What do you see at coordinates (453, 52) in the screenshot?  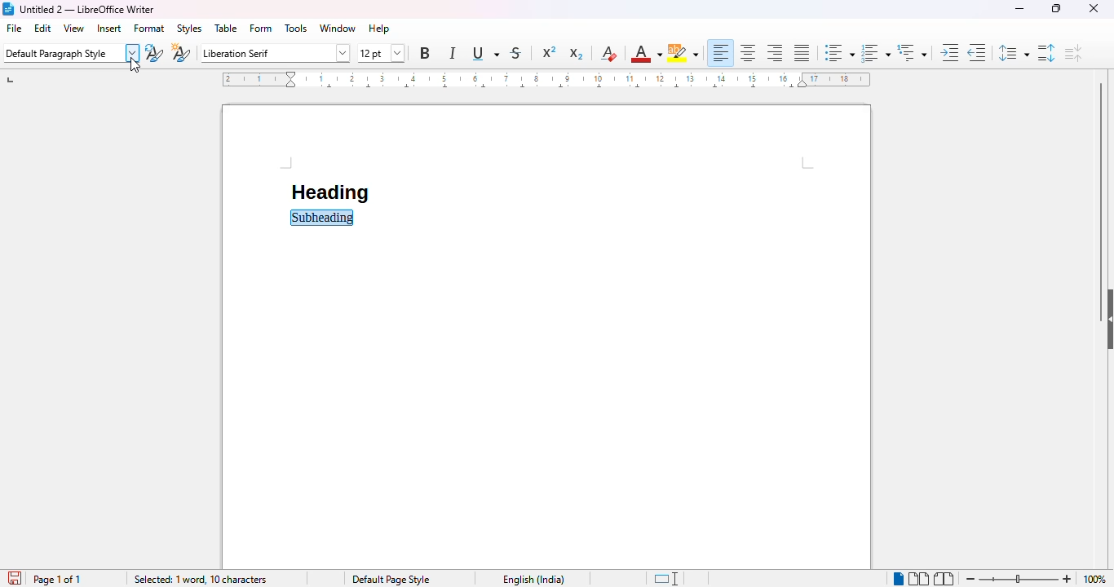 I see `italic` at bounding box center [453, 52].